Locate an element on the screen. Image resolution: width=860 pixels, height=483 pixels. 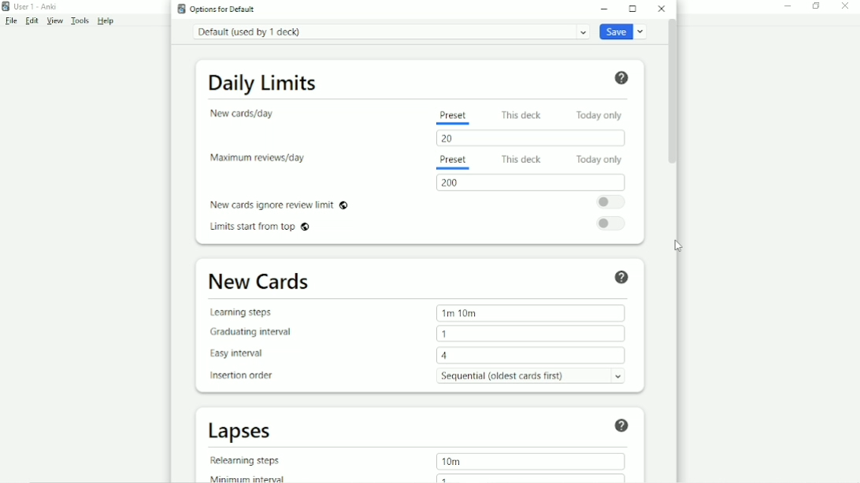
Today only is located at coordinates (598, 160).